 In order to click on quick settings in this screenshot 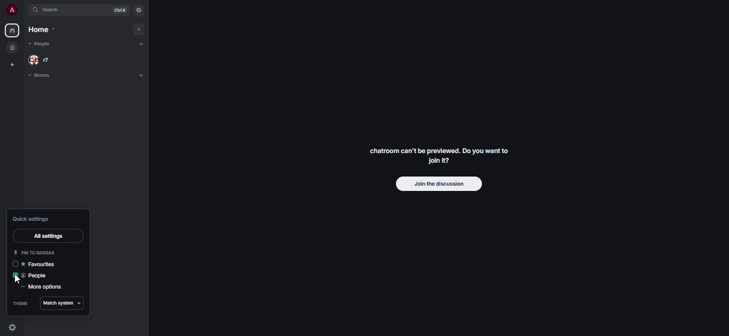, I will do `click(39, 328)`.